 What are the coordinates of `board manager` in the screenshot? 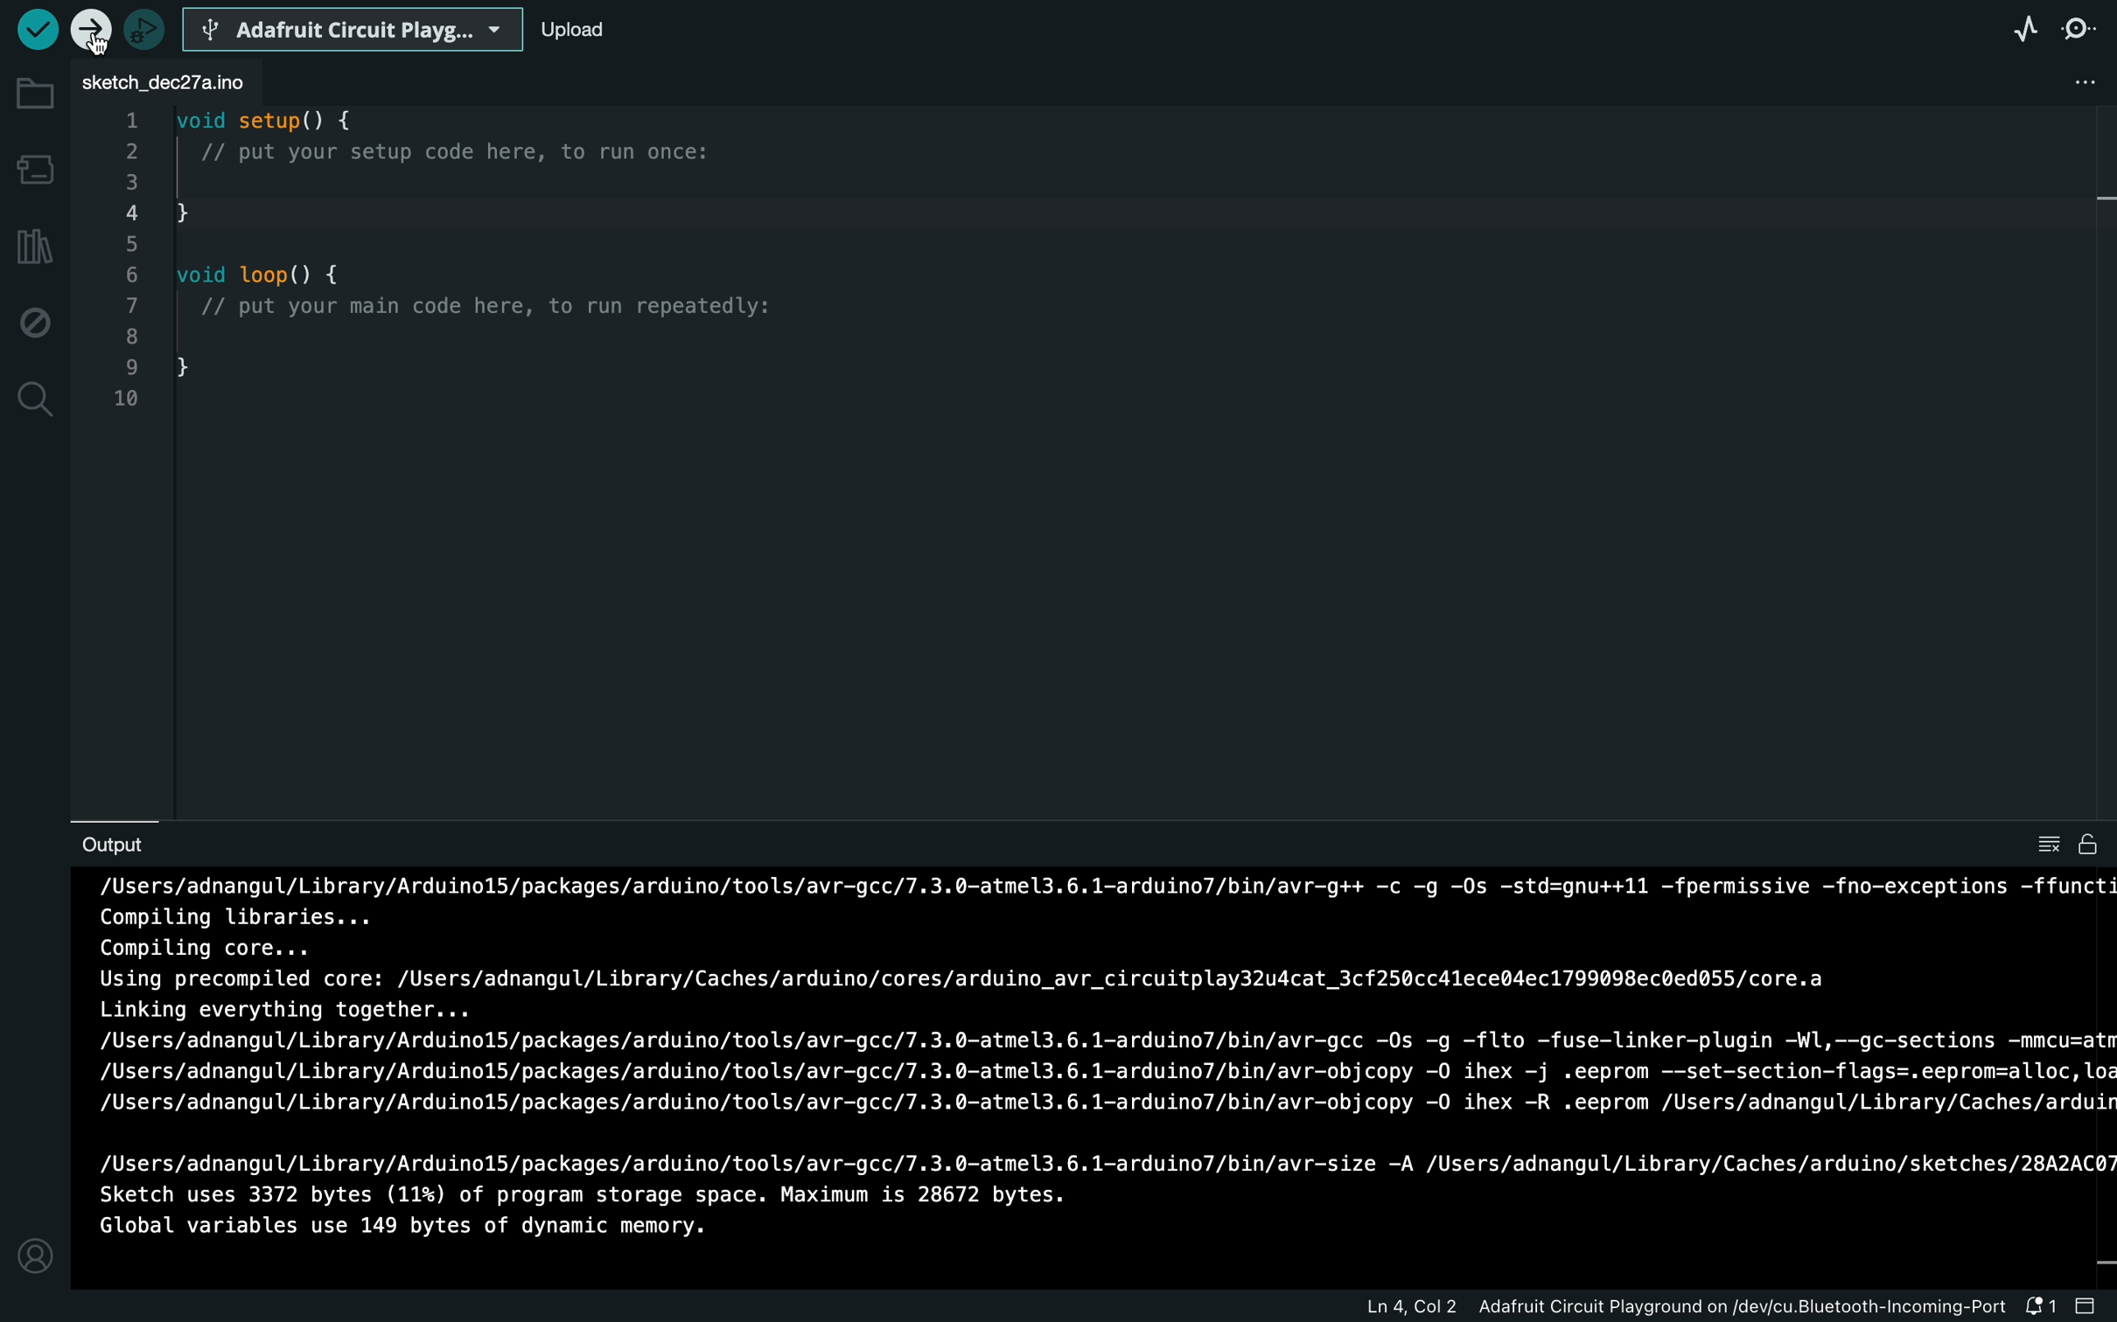 It's located at (32, 168).